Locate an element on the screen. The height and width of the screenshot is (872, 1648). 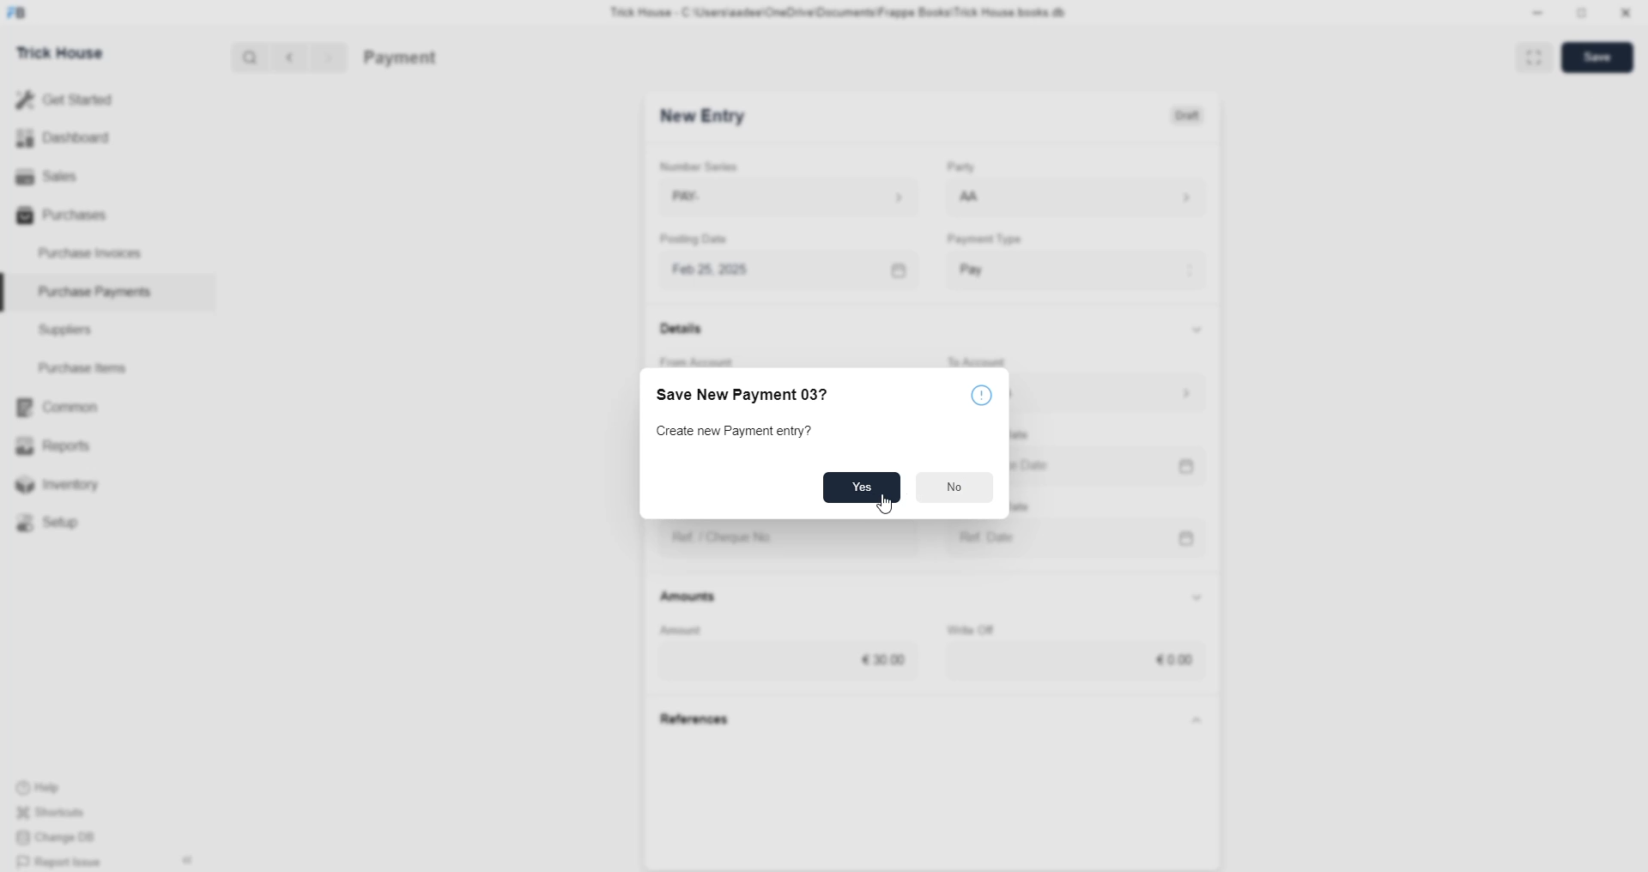
 Help is located at coordinates (64, 785).